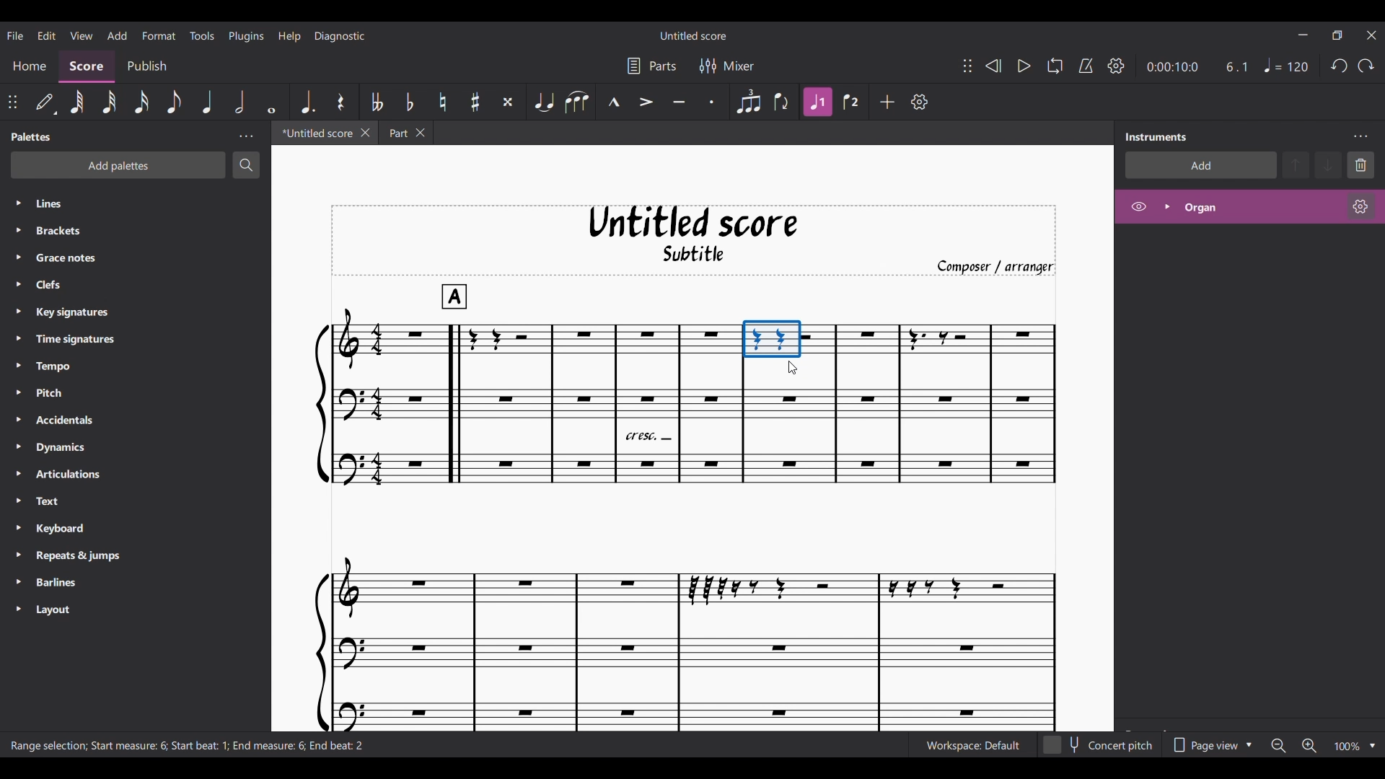 This screenshot has height=779, width=1385. What do you see at coordinates (919, 102) in the screenshot?
I see `Customize toolbar` at bounding box center [919, 102].